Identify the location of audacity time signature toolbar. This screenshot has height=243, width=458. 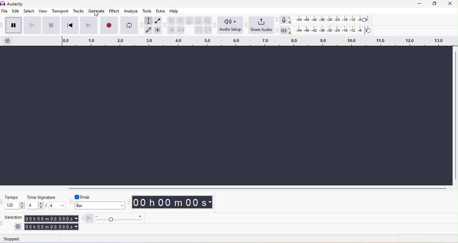
(3, 202).